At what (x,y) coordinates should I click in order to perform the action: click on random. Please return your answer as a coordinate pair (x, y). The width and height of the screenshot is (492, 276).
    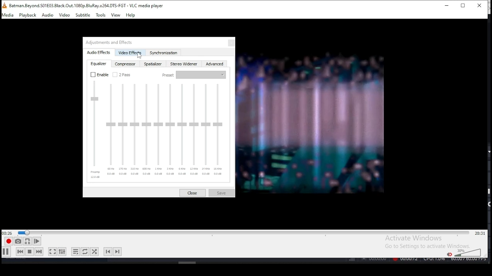
    Looking at the image, I should click on (95, 251).